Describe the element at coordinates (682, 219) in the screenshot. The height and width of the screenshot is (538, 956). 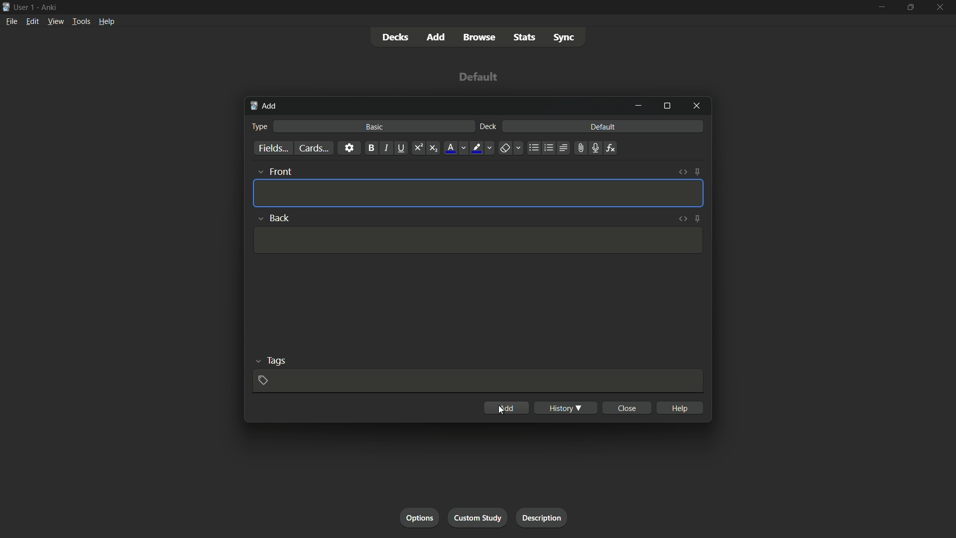
I see `toggle html editor` at that location.